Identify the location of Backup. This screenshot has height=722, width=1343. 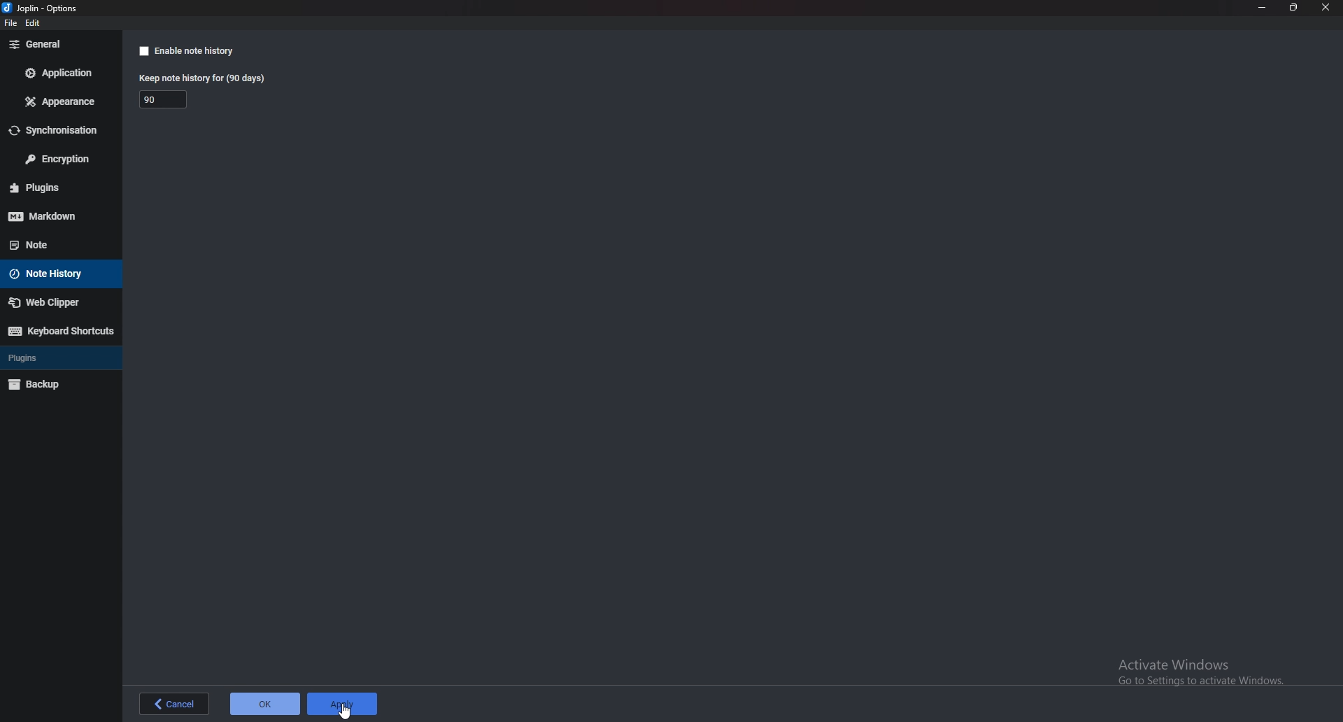
(56, 384).